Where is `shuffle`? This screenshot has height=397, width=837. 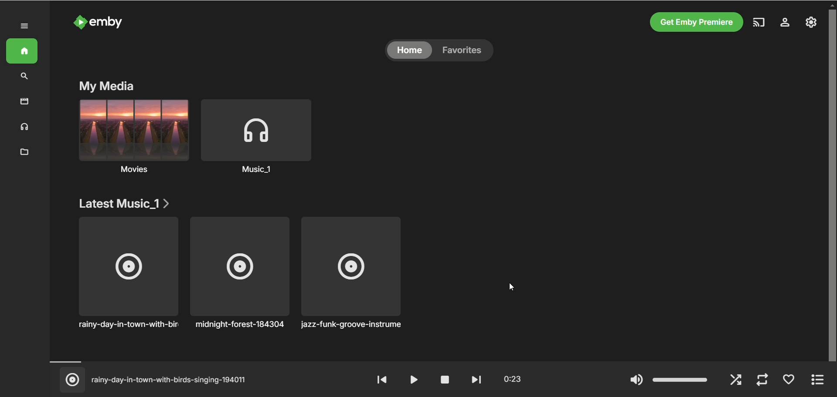 shuffle is located at coordinates (738, 381).